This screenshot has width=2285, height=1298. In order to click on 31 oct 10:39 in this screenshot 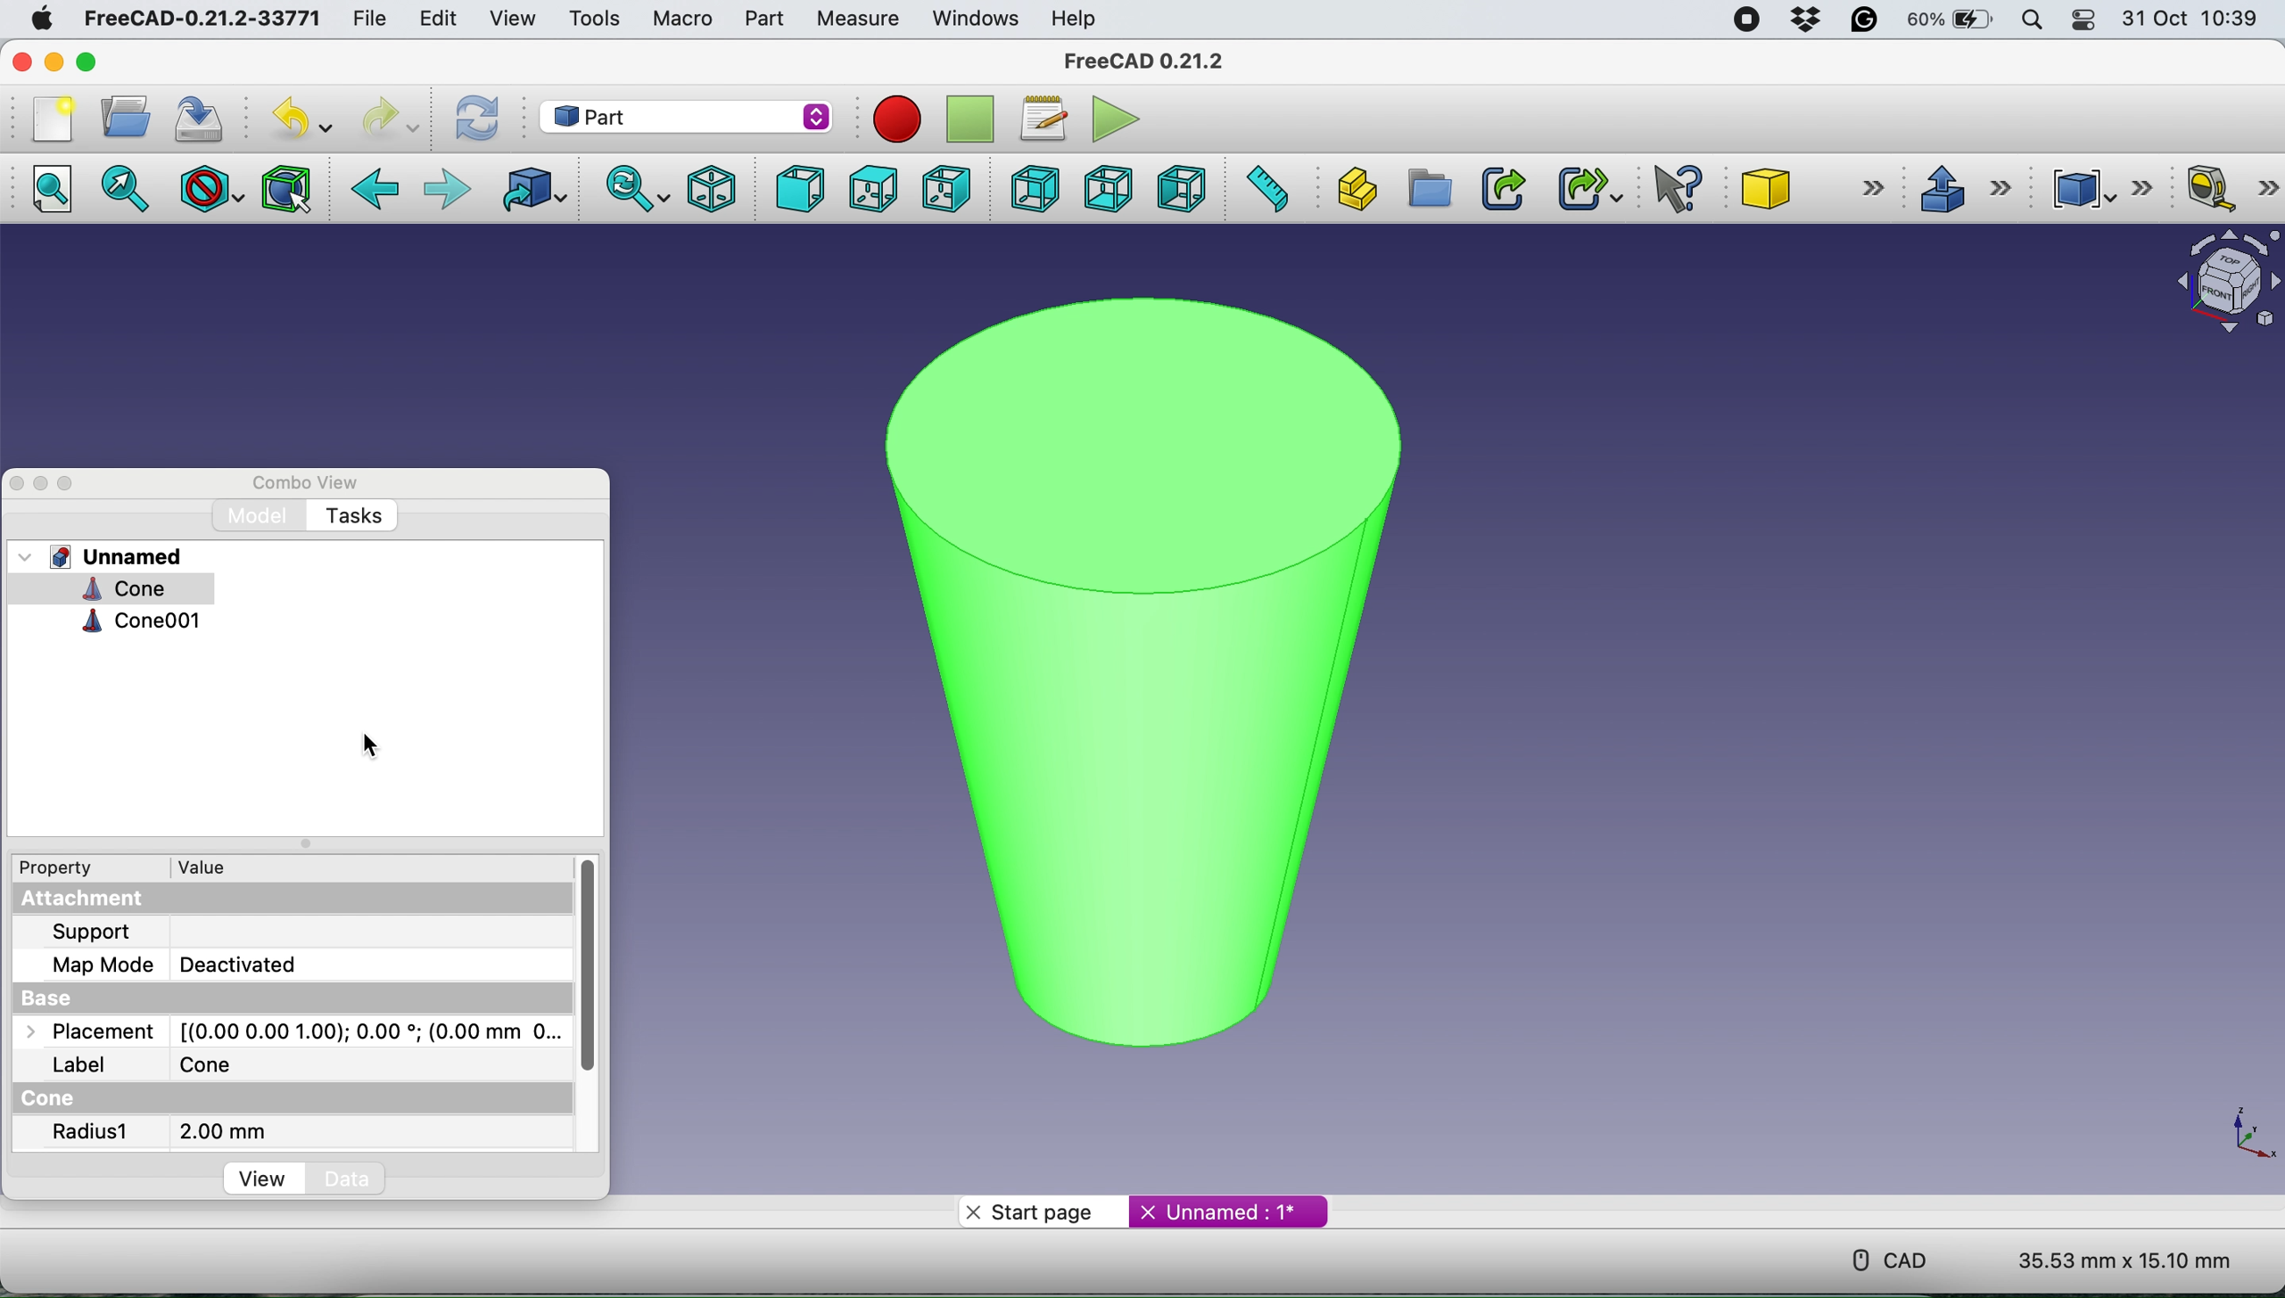, I will do `click(2198, 20)`.